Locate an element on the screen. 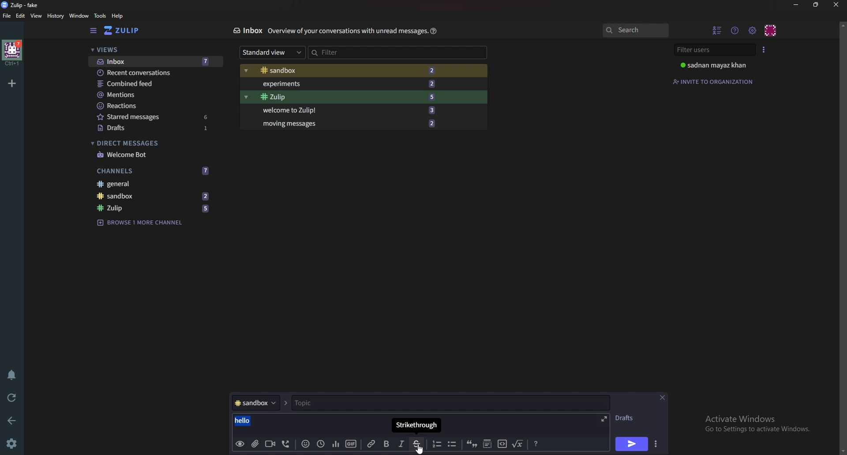  gif is located at coordinates (351, 445).